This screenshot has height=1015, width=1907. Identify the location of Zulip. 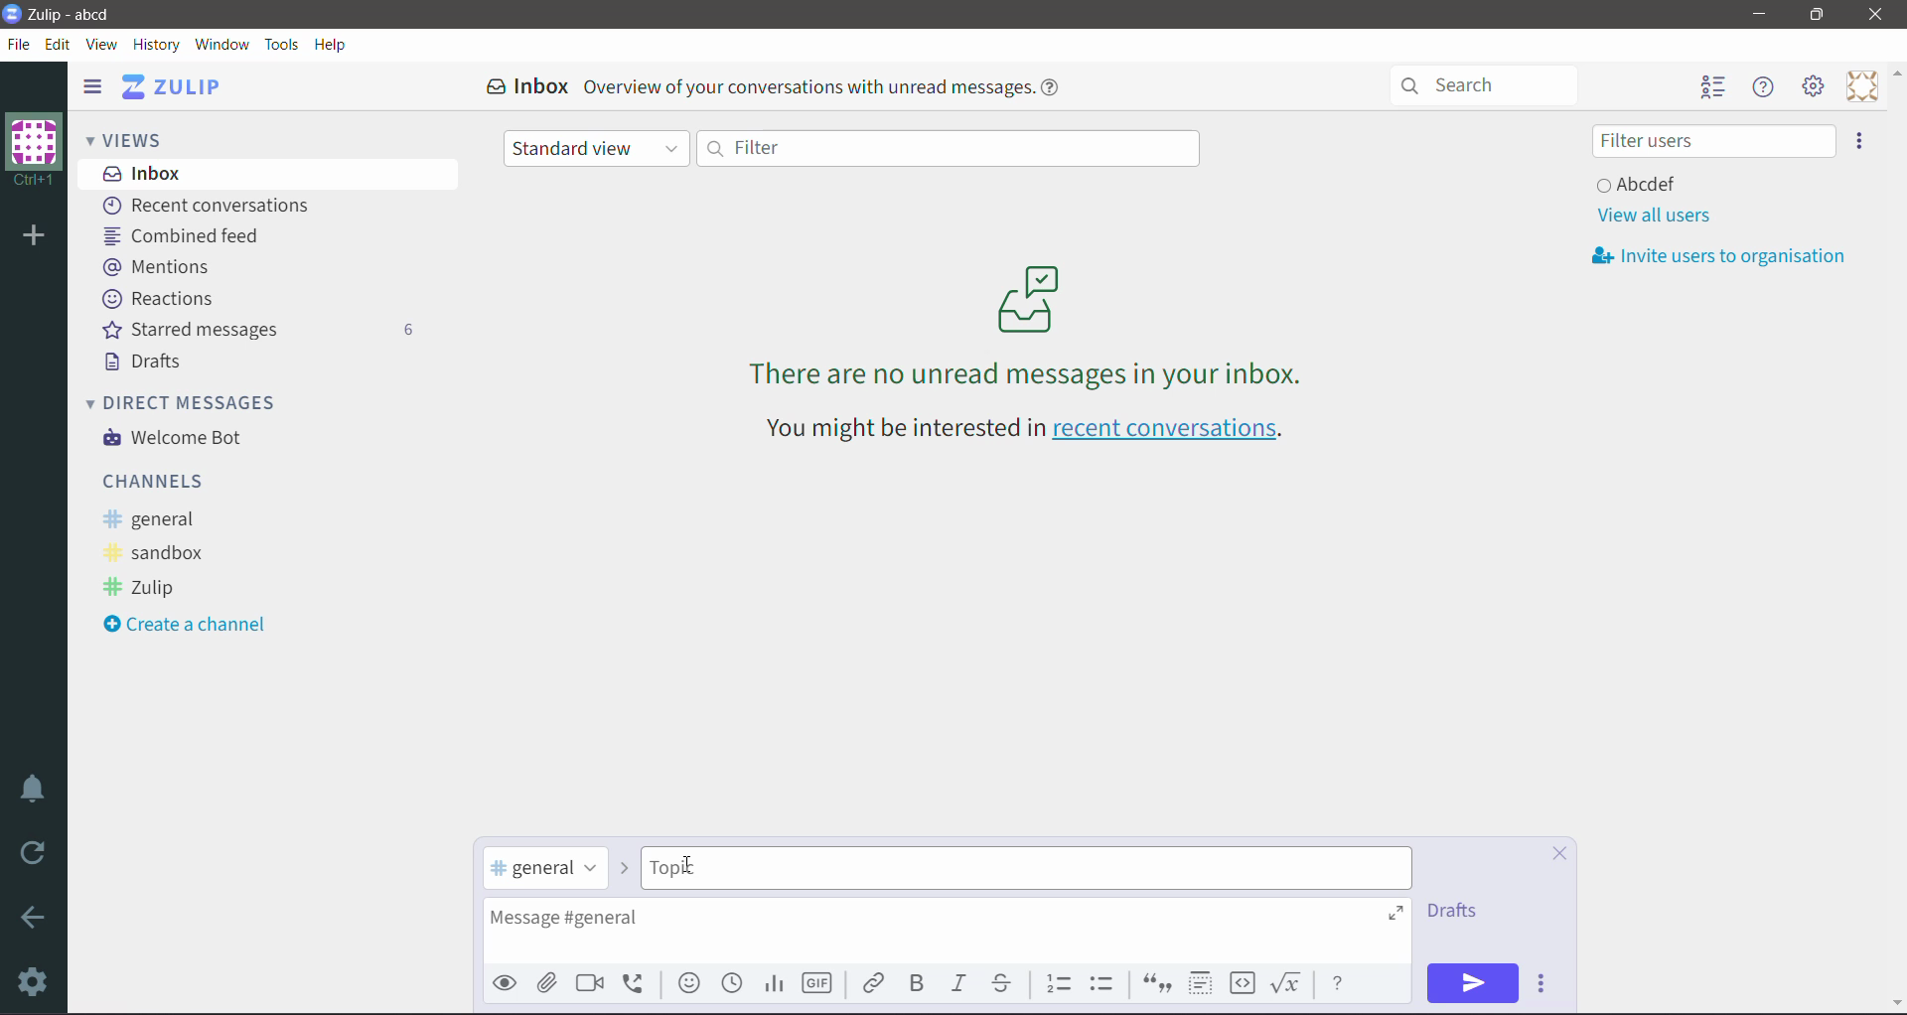
(145, 589).